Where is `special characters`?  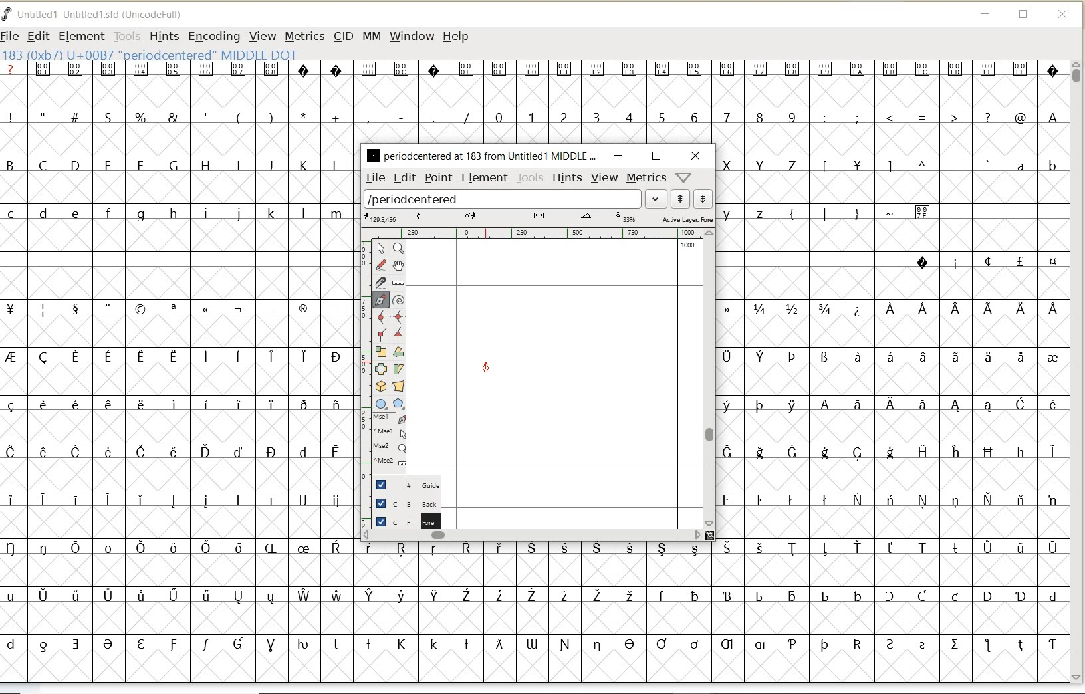 special characters is located at coordinates (533, 77).